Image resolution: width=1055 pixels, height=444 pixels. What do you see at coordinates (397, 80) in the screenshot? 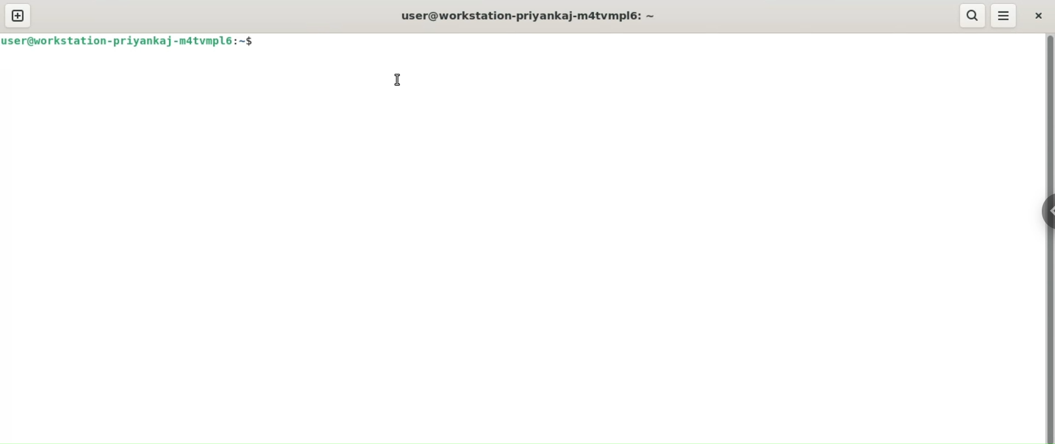
I see `cursor` at bounding box center [397, 80].